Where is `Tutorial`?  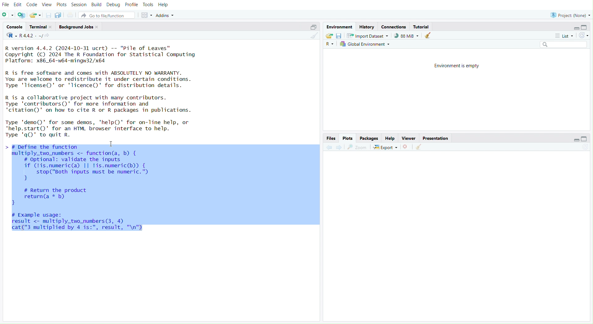 Tutorial is located at coordinates (421, 26).